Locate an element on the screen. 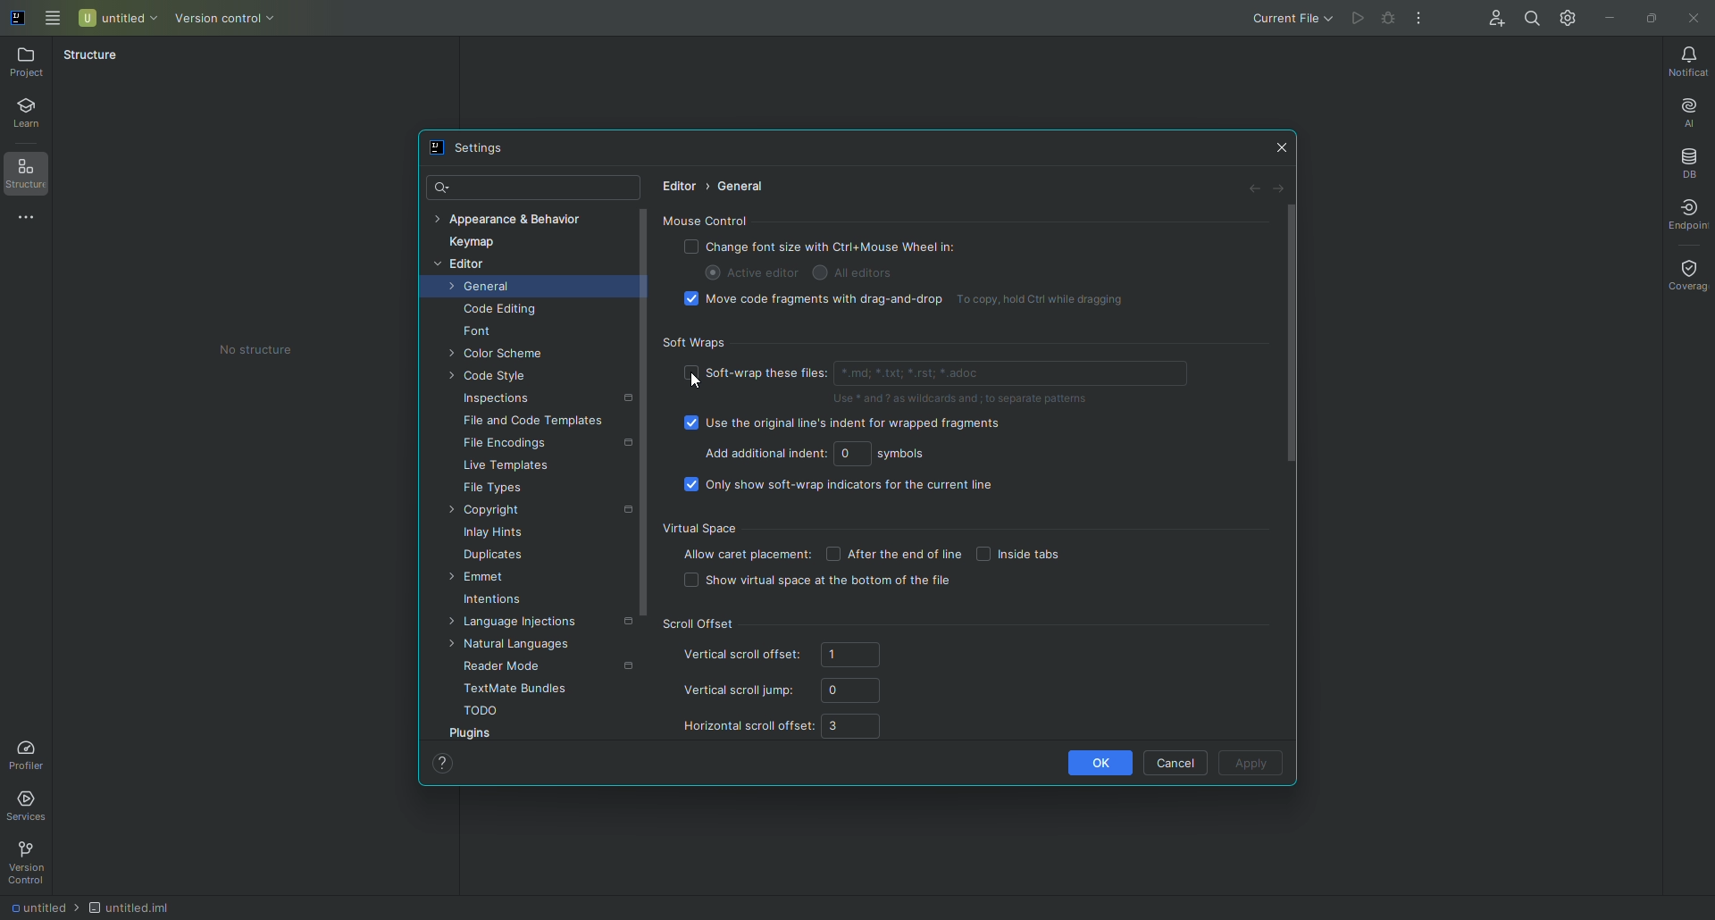  Plugins is located at coordinates (471, 732).